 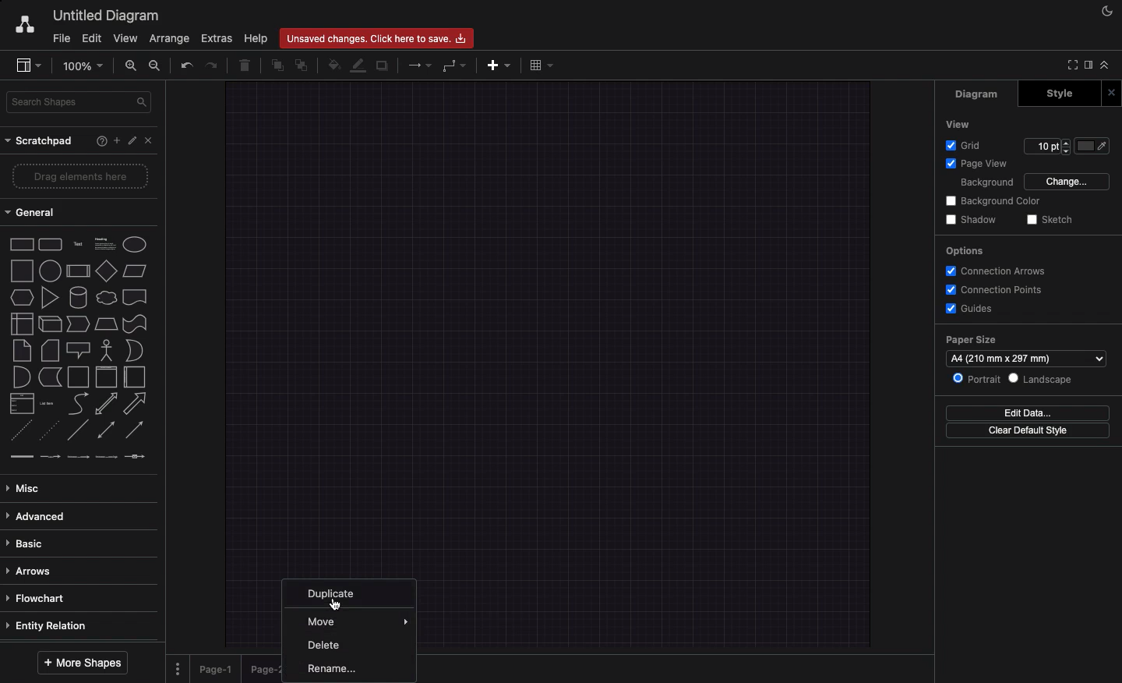 I want to click on Unsaved changes. click here to save, so click(x=373, y=39).